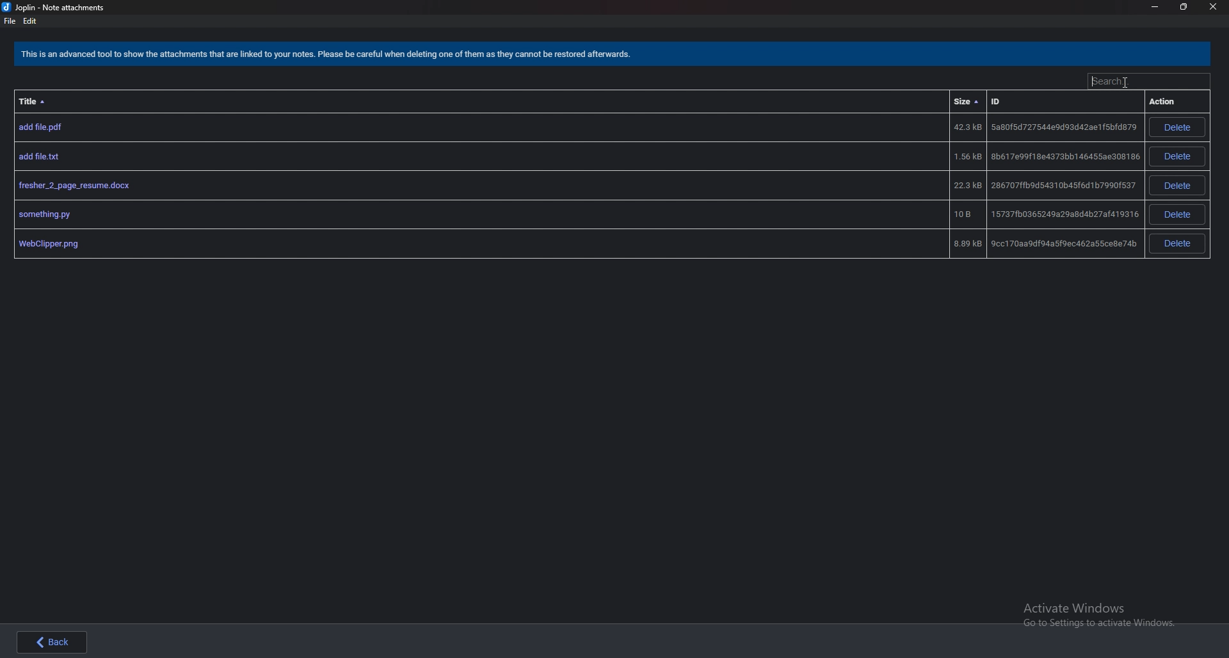 The width and height of the screenshot is (1229, 658). What do you see at coordinates (1178, 214) in the screenshot?
I see `delete` at bounding box center [1178, 214].